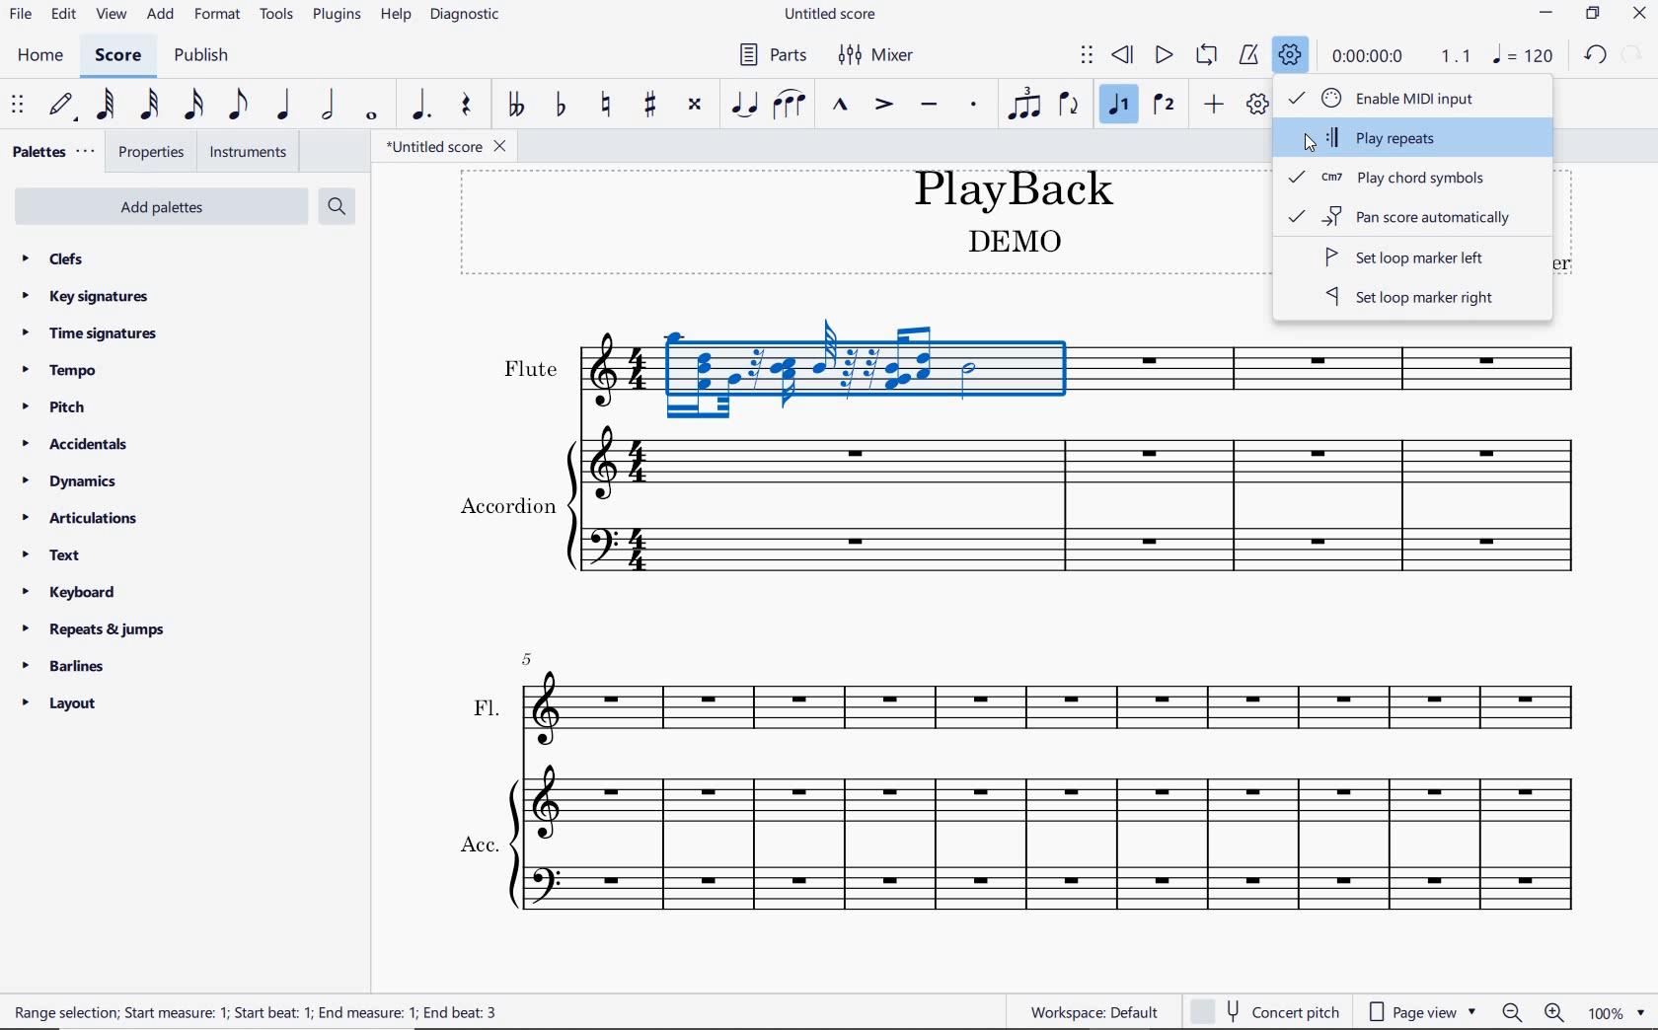  Describe the element at coordinates (118, 56) in the screenshot. I see `score` at that location.